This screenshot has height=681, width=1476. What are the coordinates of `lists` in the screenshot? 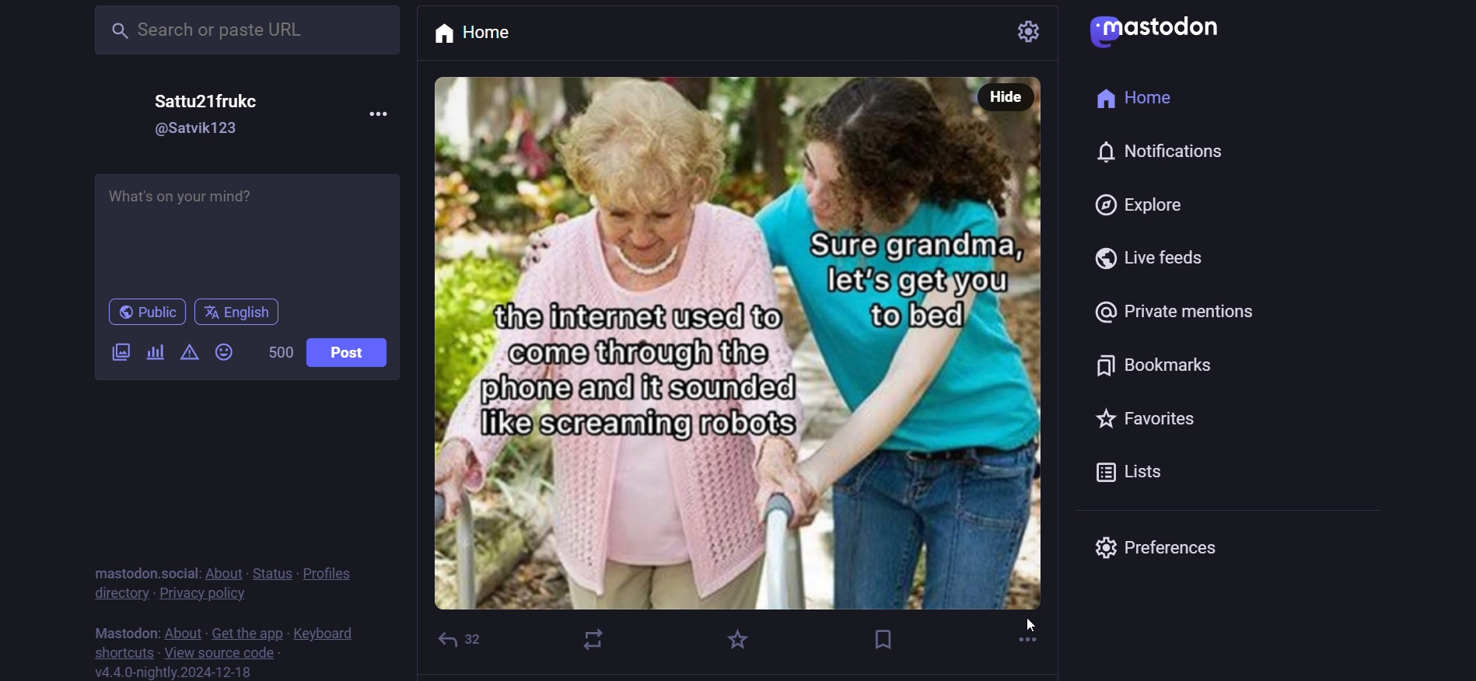 It's located at (1118, 468).